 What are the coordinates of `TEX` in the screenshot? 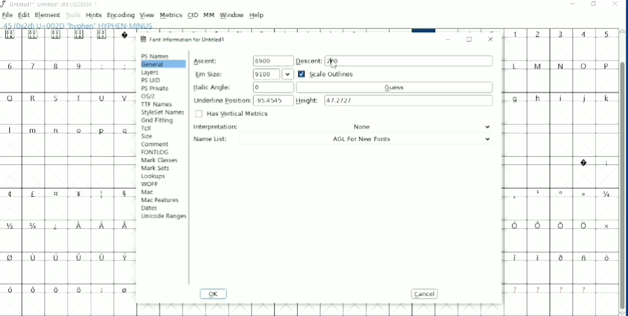 It's located at (147, 128).